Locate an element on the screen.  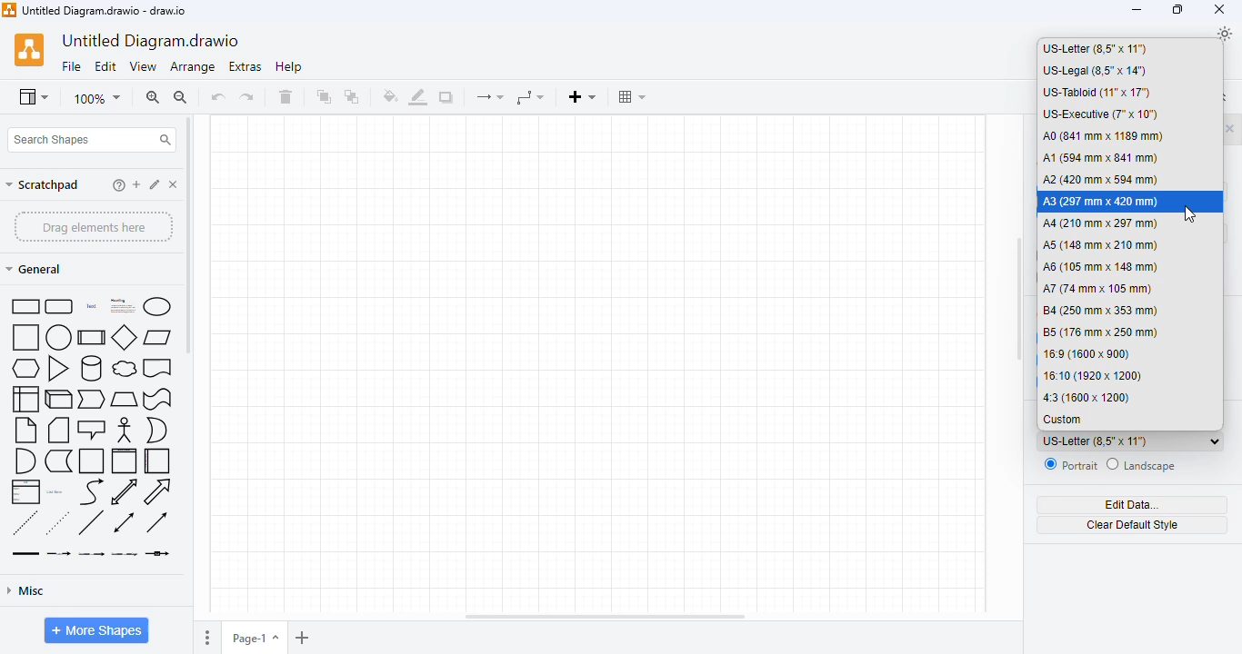
container is located at coordinates (92, 461).